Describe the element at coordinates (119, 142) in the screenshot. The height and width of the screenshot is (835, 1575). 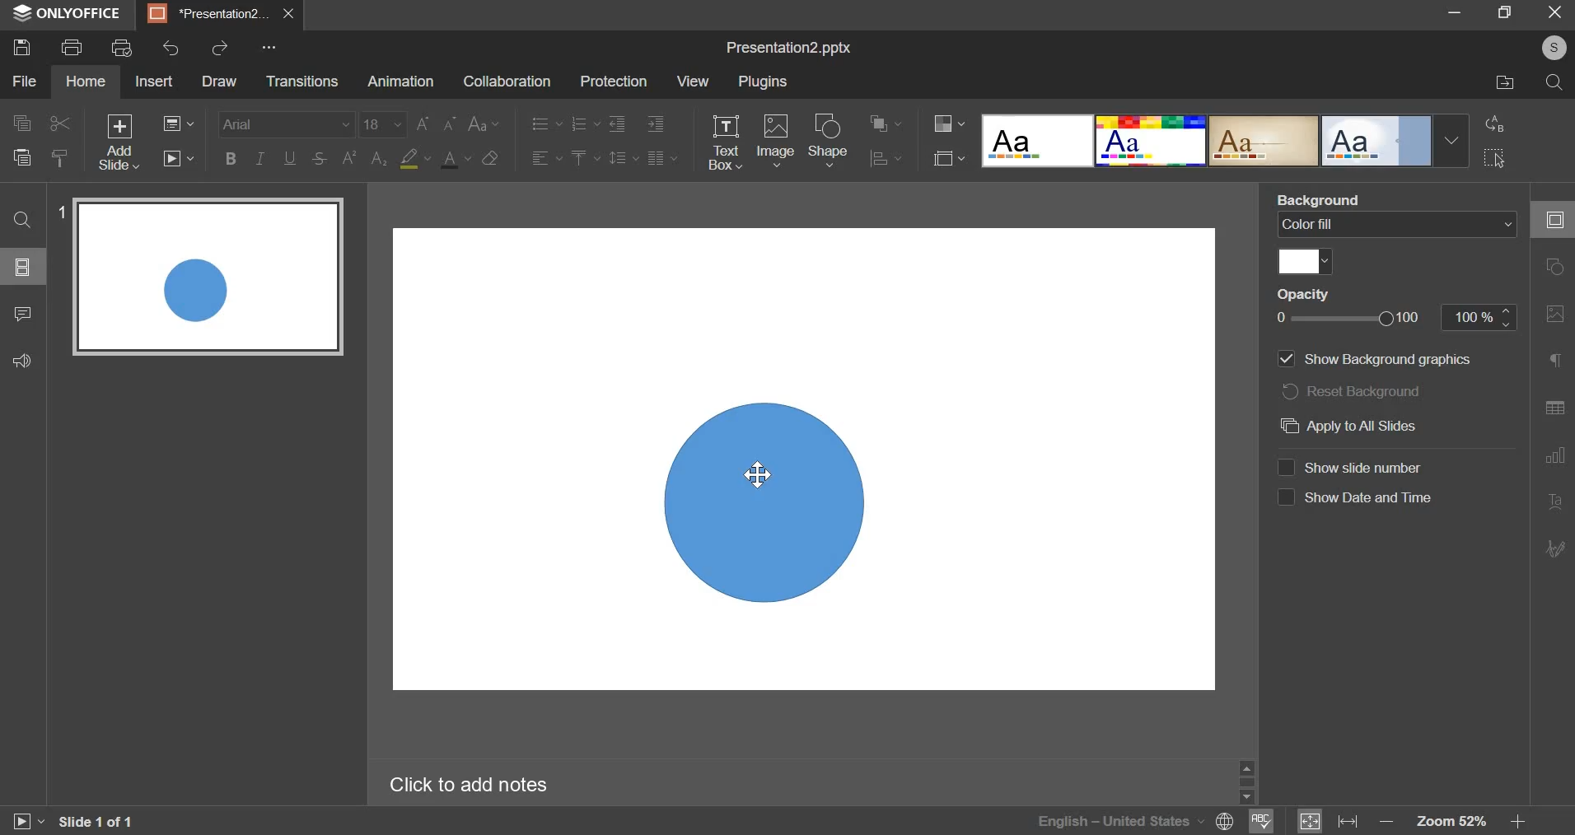
I see `add slide` at that location.